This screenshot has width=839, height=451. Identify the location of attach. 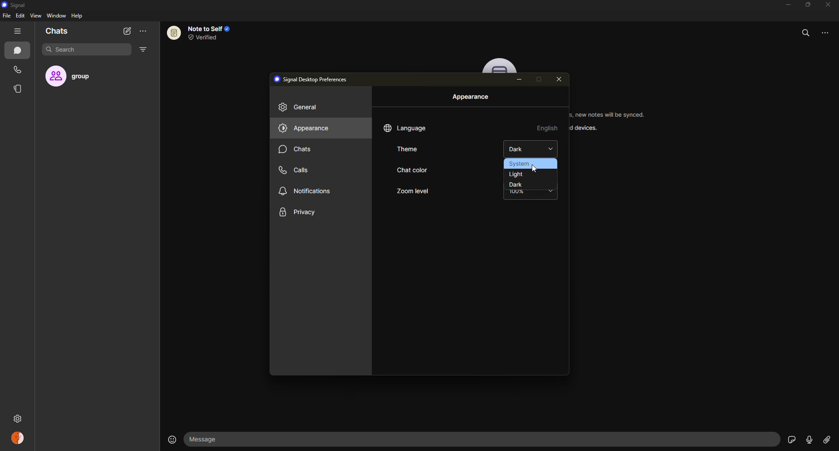
(826, 439).